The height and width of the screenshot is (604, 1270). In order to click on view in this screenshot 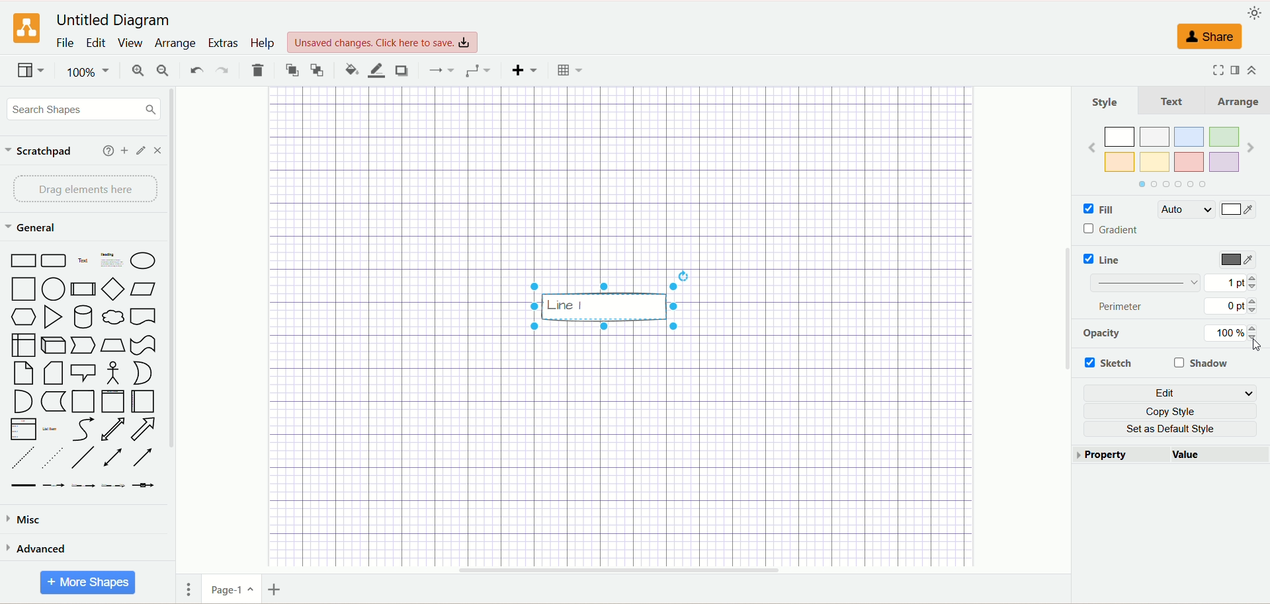, I will do `click(130, 43)`.